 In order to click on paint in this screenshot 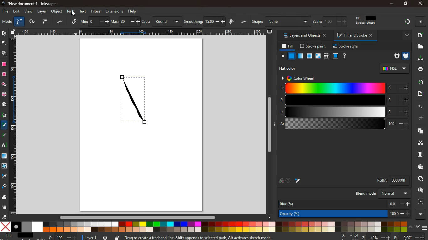, I will do `click(5, 186)`.